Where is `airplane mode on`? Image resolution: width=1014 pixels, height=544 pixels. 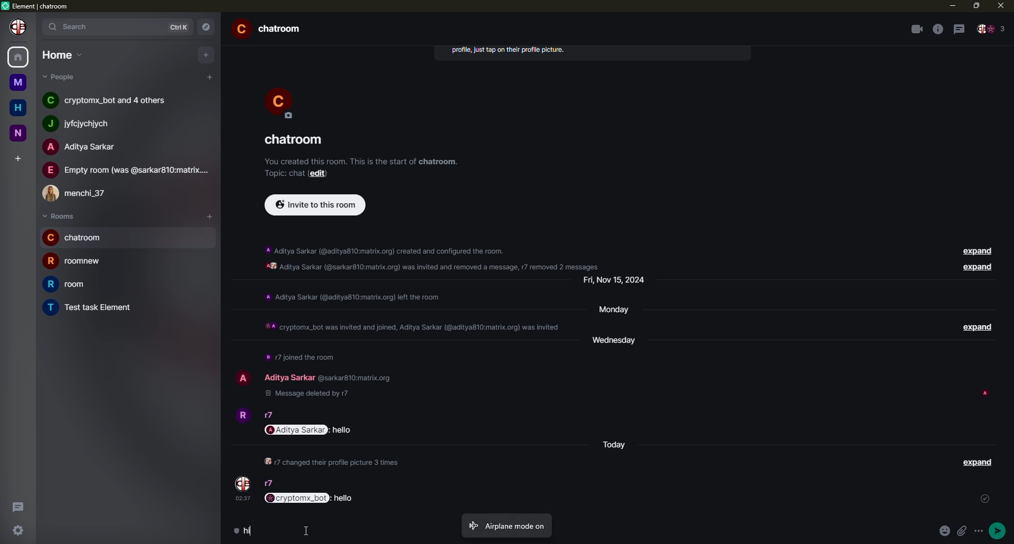
airplane mode on is located at coordinates (506, 525).